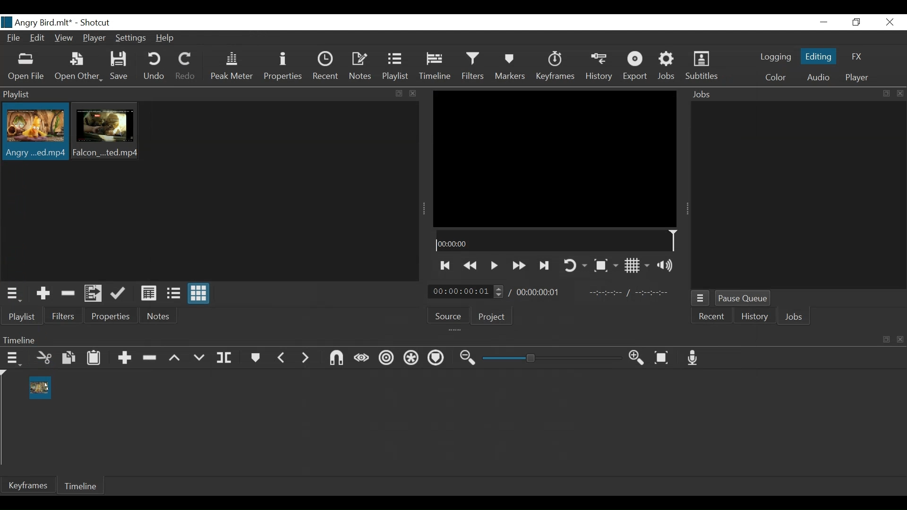 Image resolution: width=907 pixels, height=510 pixels. I want to click on Ripple all tracks, so click(410, 358).